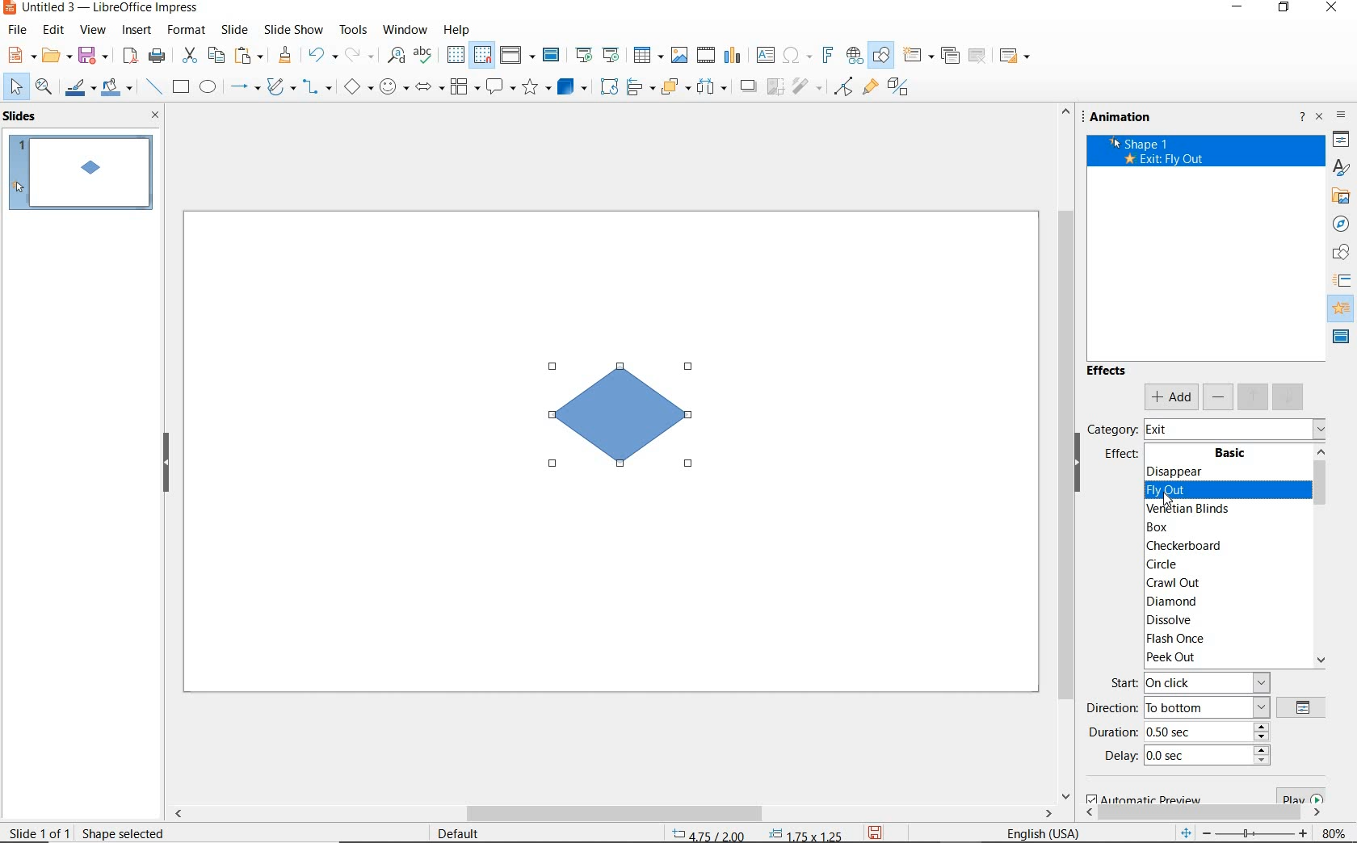 The width and height of the screenshot is (1357, 843). What do you see at coordinates (1222, 547) in the screenshot?
I see `checkerboard` at bounding box center [1222, 547].